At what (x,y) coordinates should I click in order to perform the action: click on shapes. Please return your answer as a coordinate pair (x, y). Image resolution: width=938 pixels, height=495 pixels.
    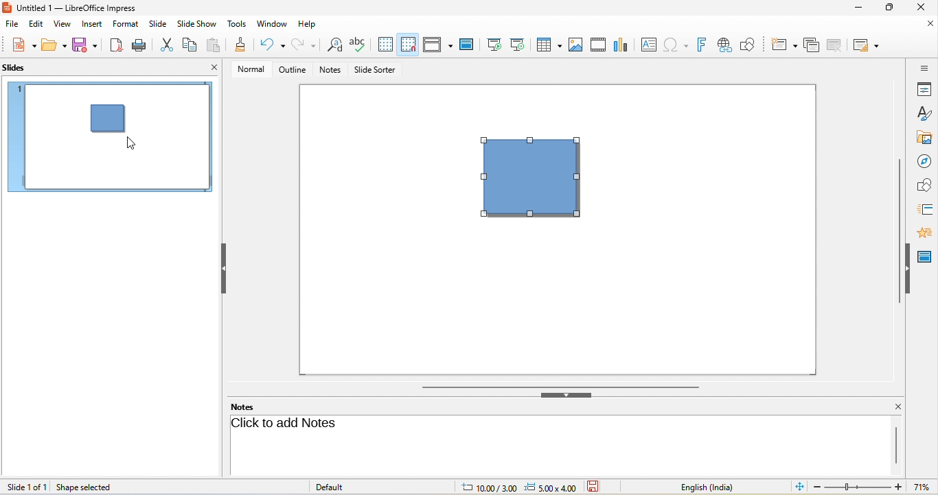
    Looking at the image, I should click on (924, 184).